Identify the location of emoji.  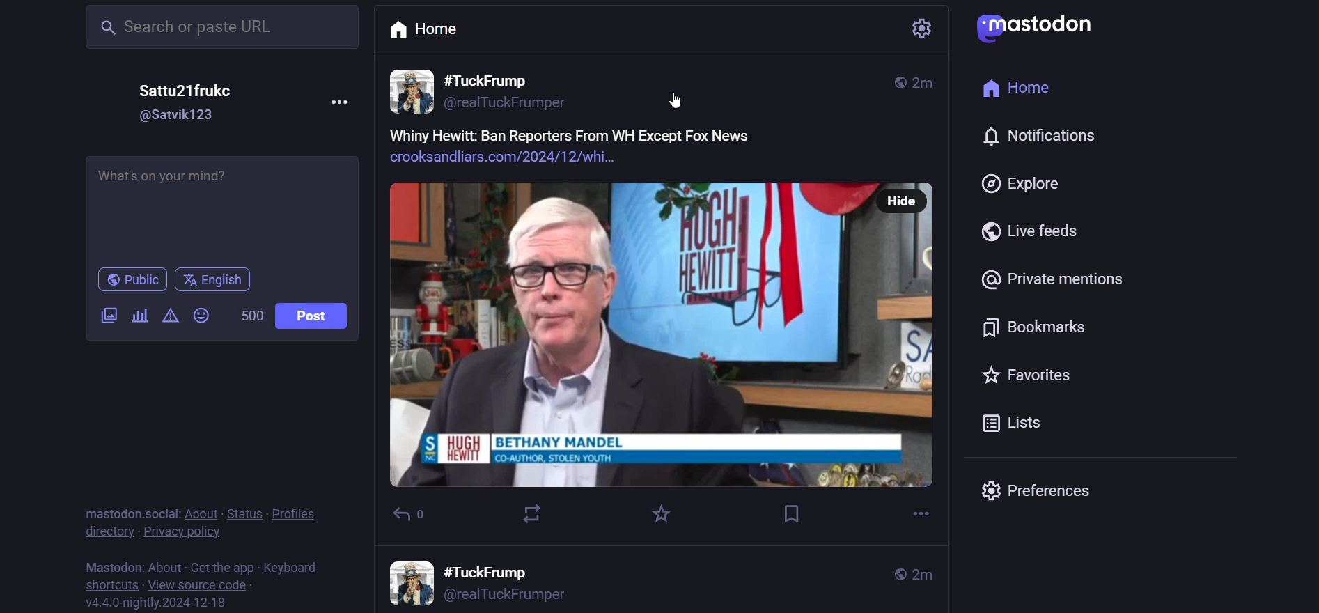
(201, 316).